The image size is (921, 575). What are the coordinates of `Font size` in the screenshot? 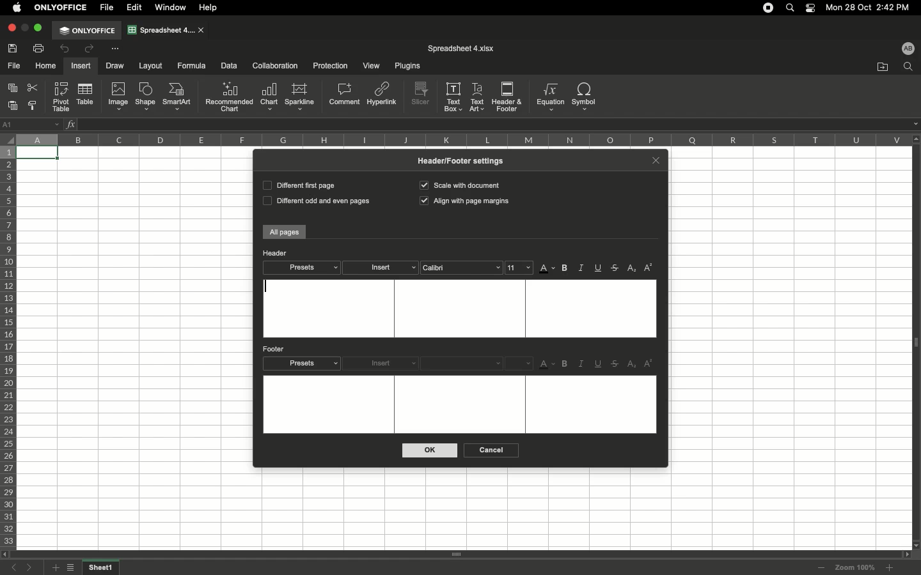 It's located at (519, 267).